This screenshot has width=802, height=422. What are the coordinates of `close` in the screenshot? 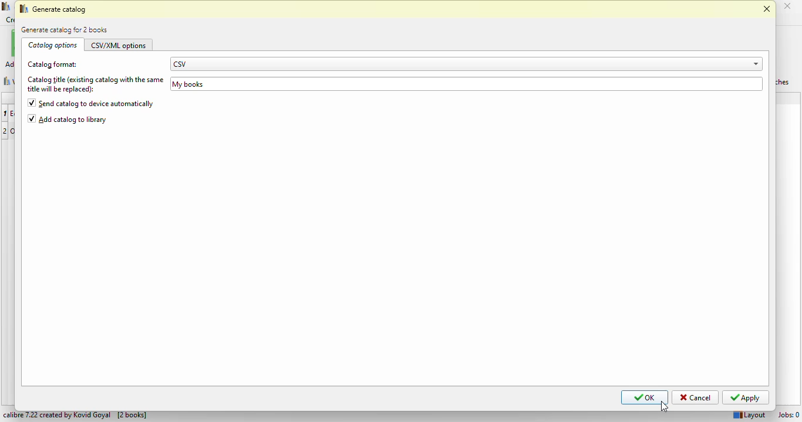 It's located at (767, 8).